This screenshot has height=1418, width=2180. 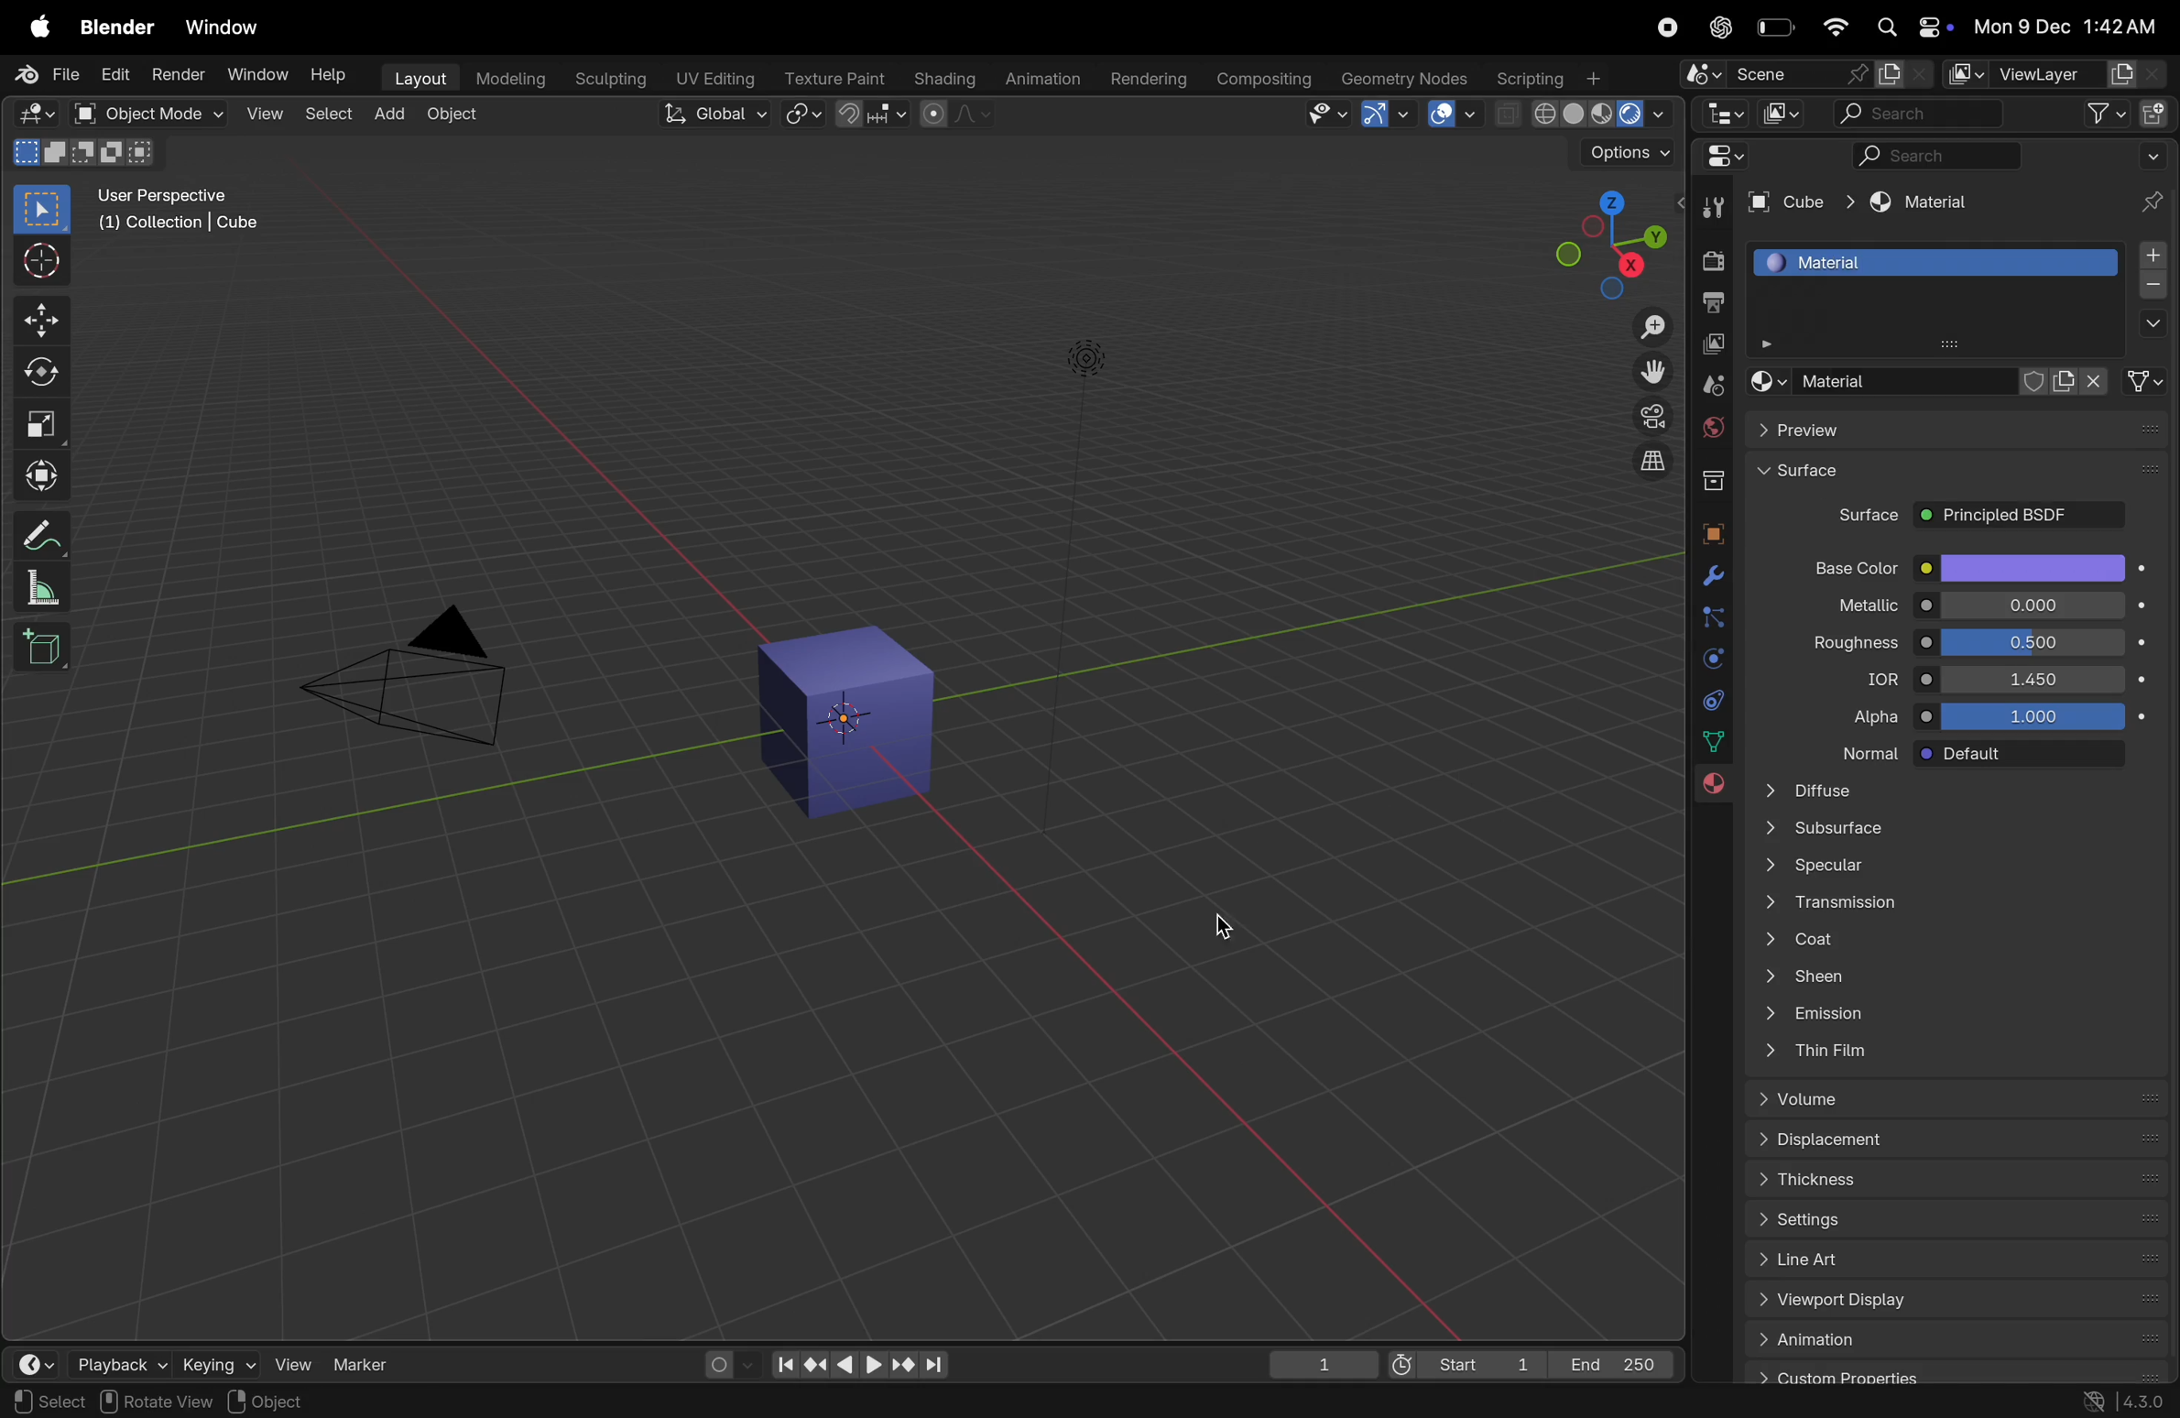 I want to click on options, so click(x=1626, y=154).